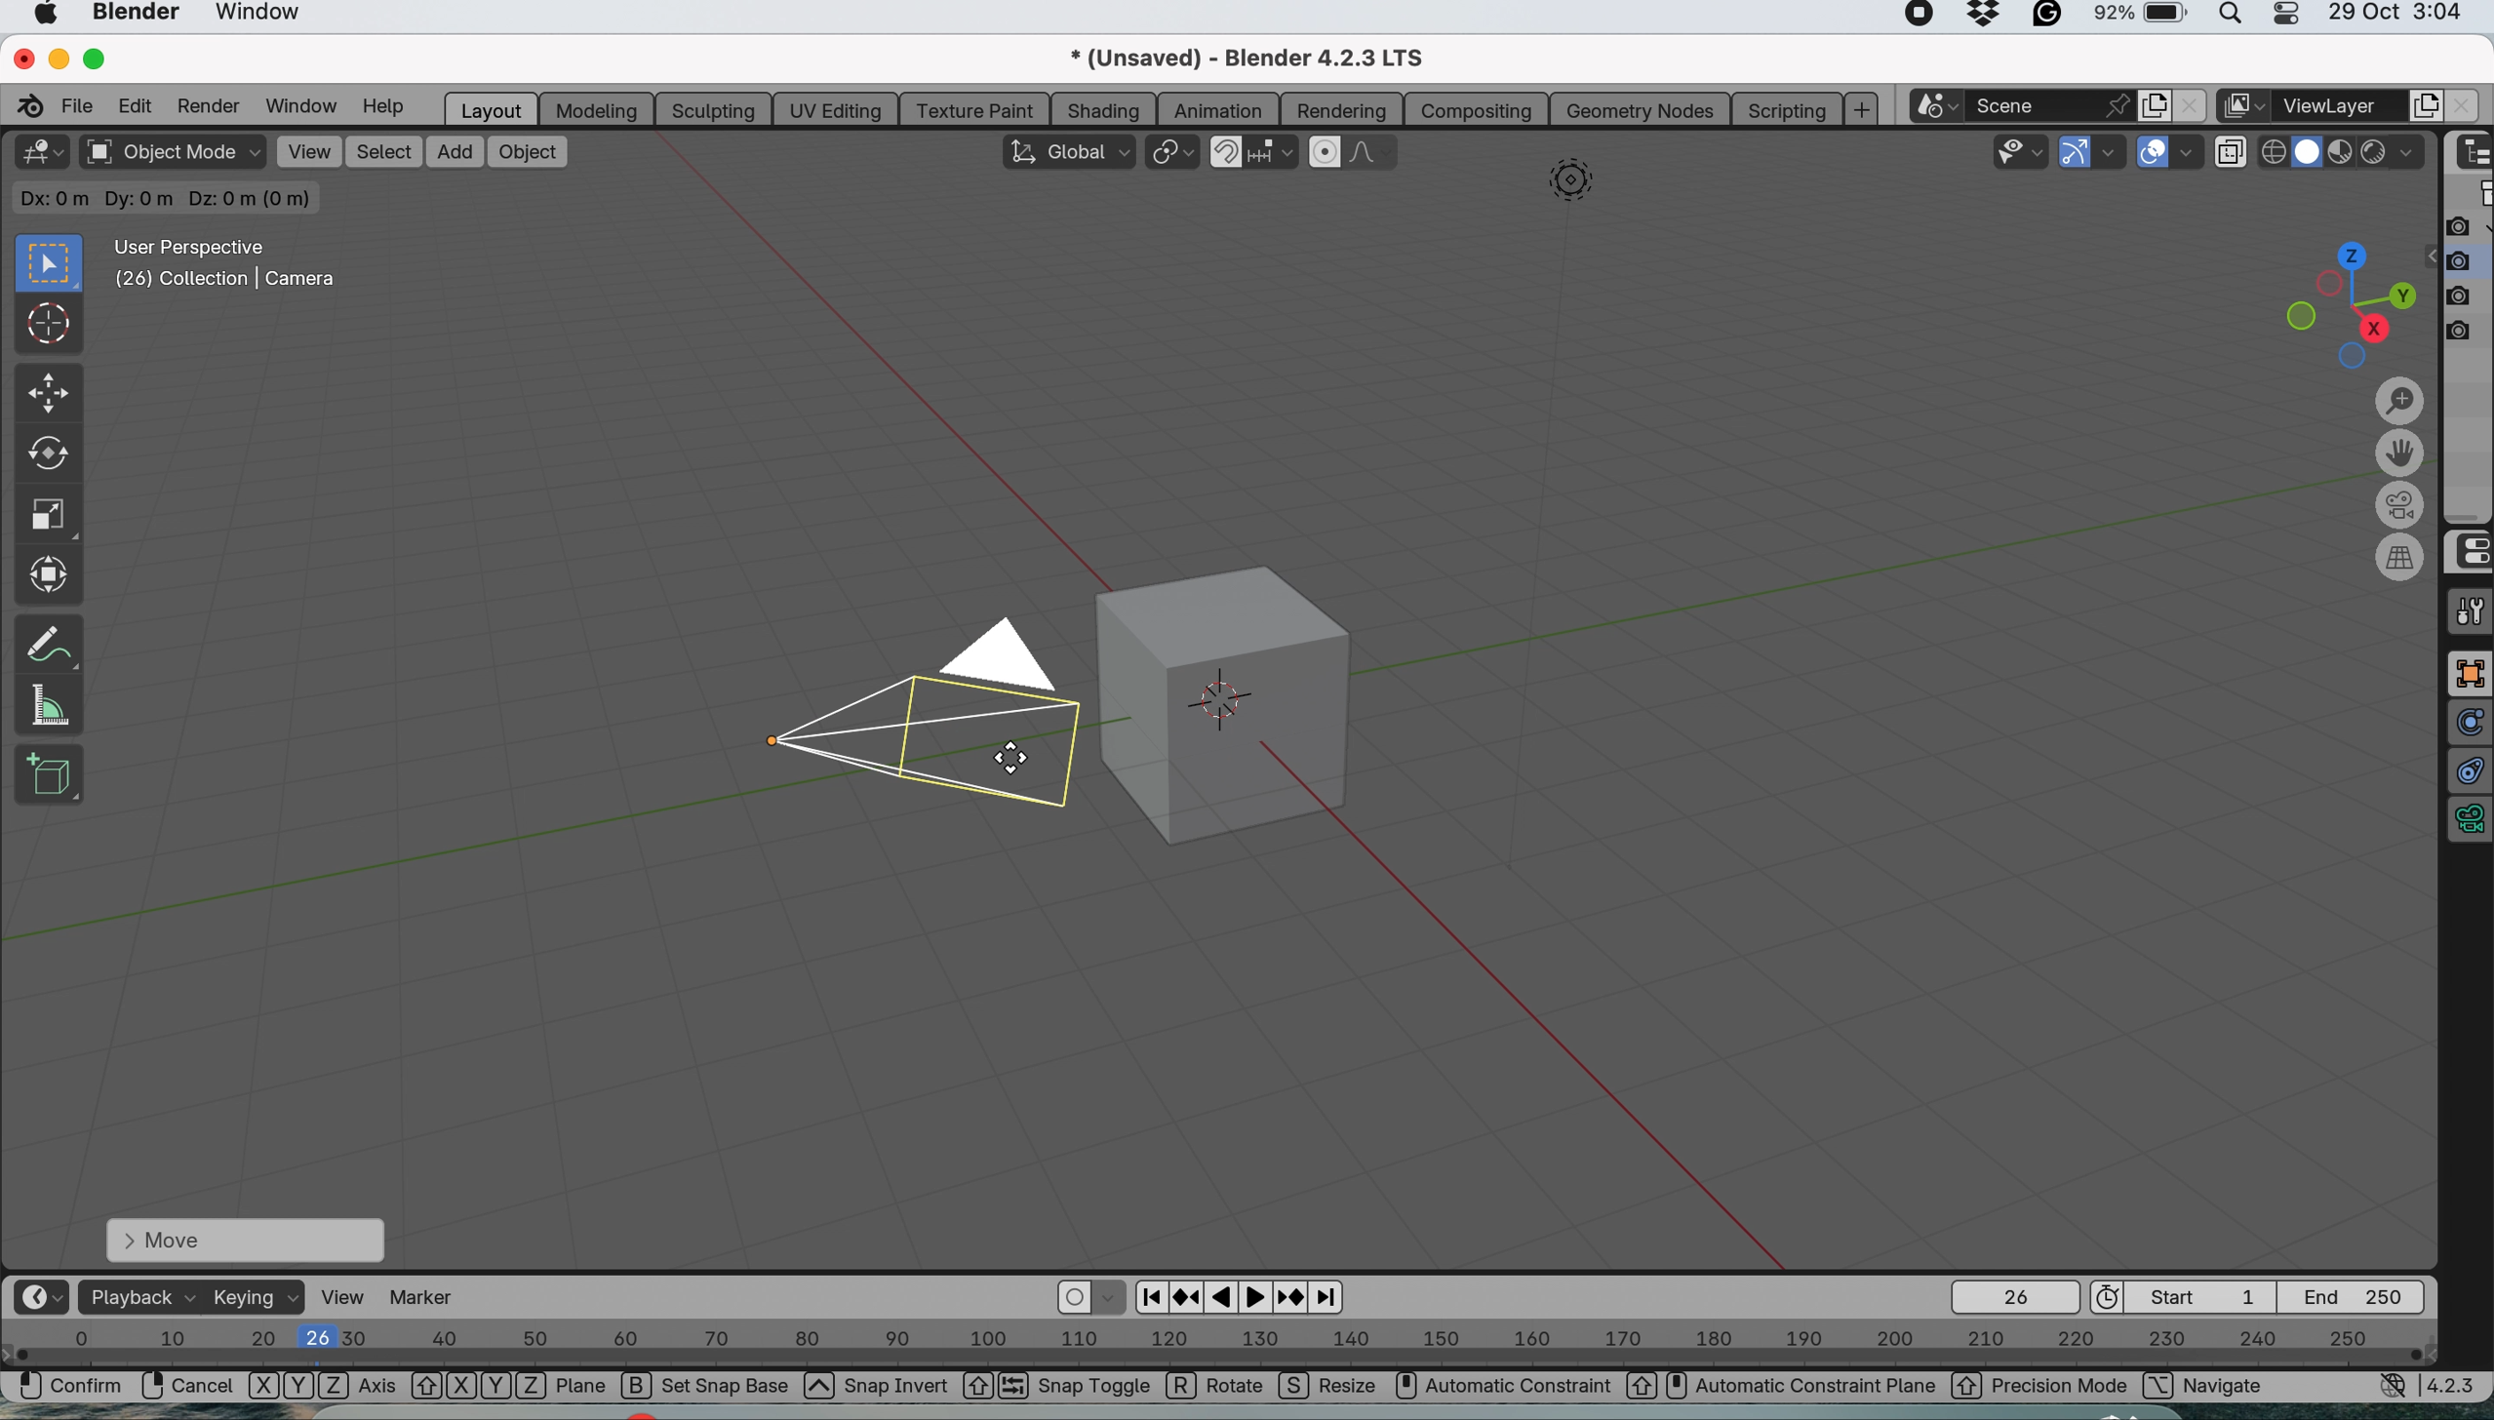 Image resolution: width=2494 pixels, height=1420 pixels. What do you see at coordinates (2113, 154) in the screenshot?
I see `gizmos` at bounding box center [2113, 154].